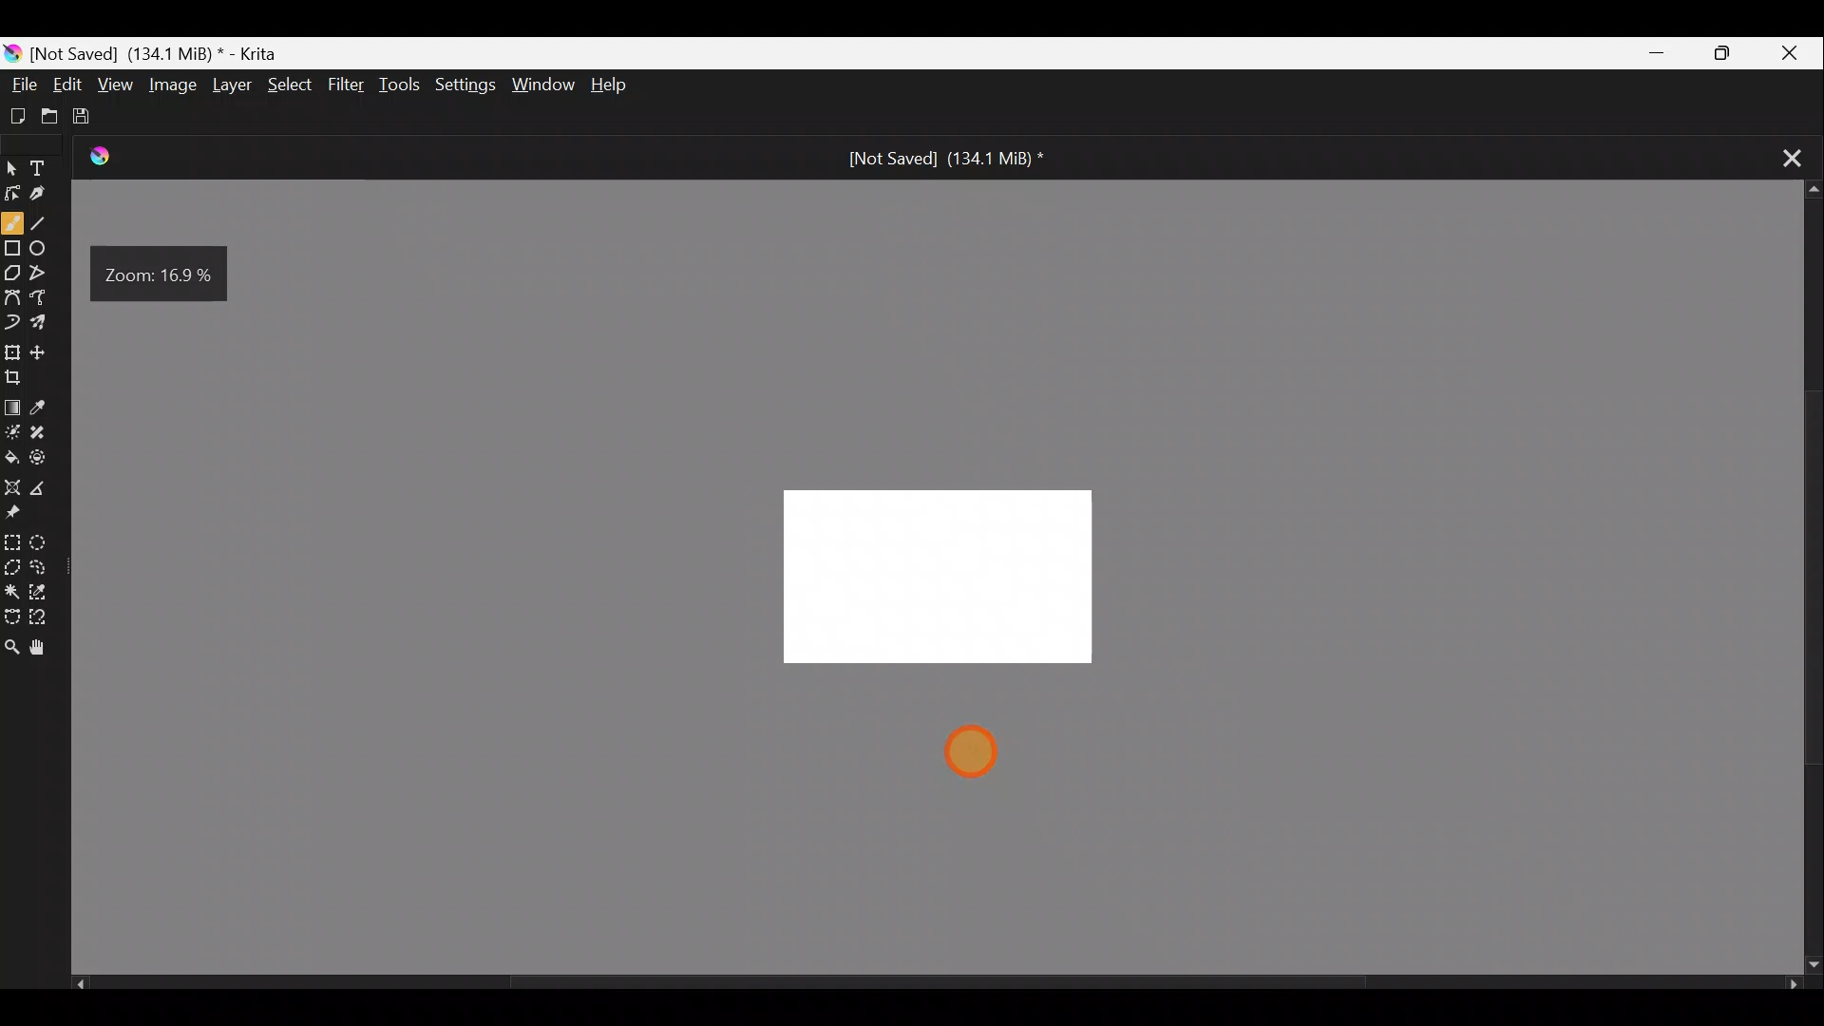 This screenshot has width=1824, height=1026. Describe the element at coordinates (47, 618) in the screenshot. I see `Magnetic curve selection tool` at that location.